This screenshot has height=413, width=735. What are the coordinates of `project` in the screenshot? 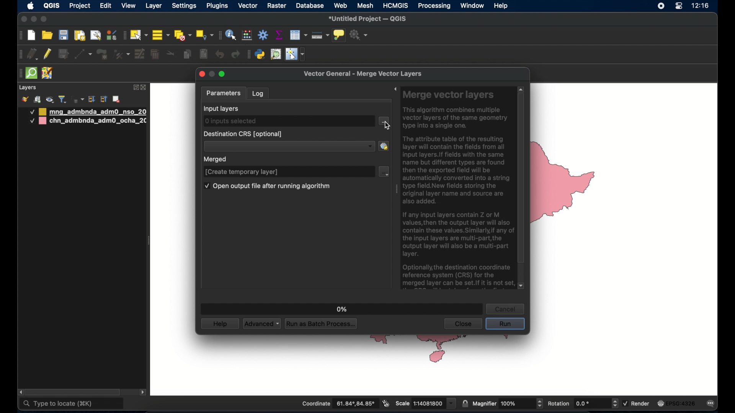 It's located at (80, 7).